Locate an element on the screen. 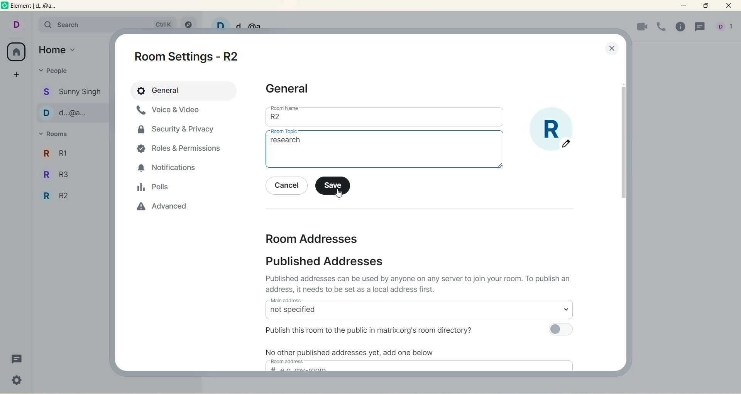 The width and height of the screenshot is (741, 394). room topic is located at coordinates (385, 152).